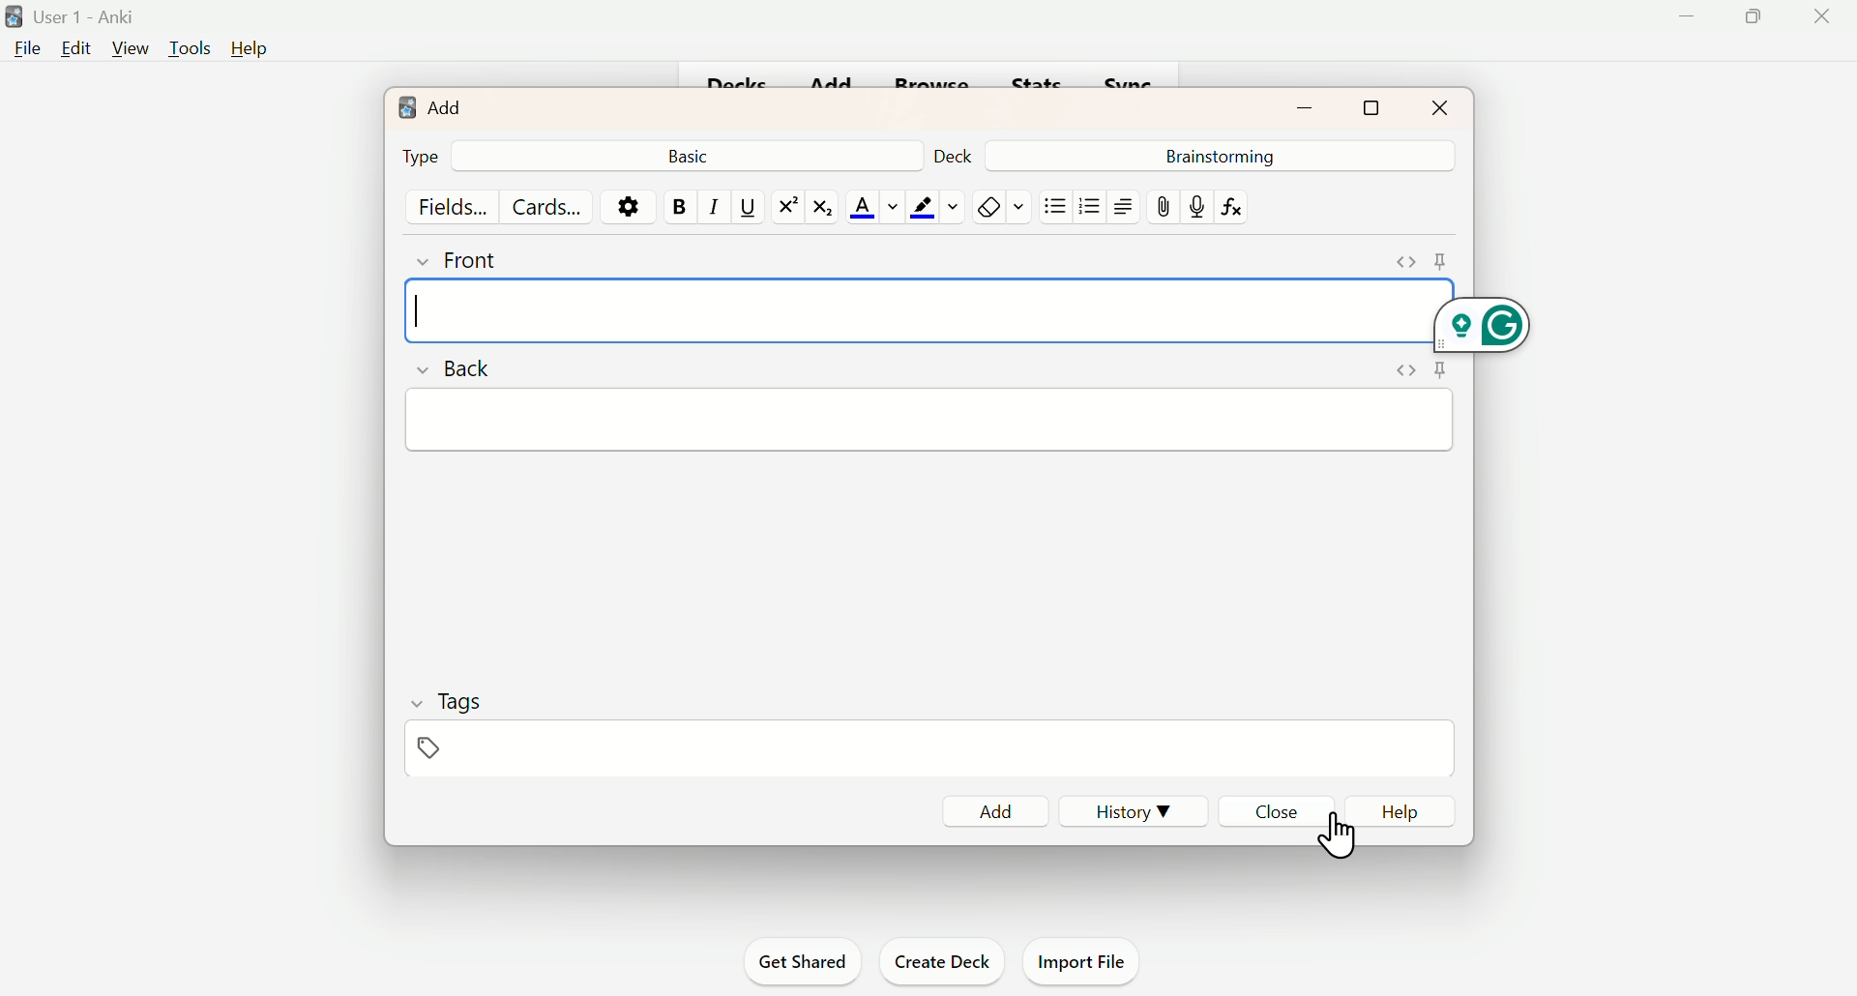  I want to click on Text color, so click(874, 207).